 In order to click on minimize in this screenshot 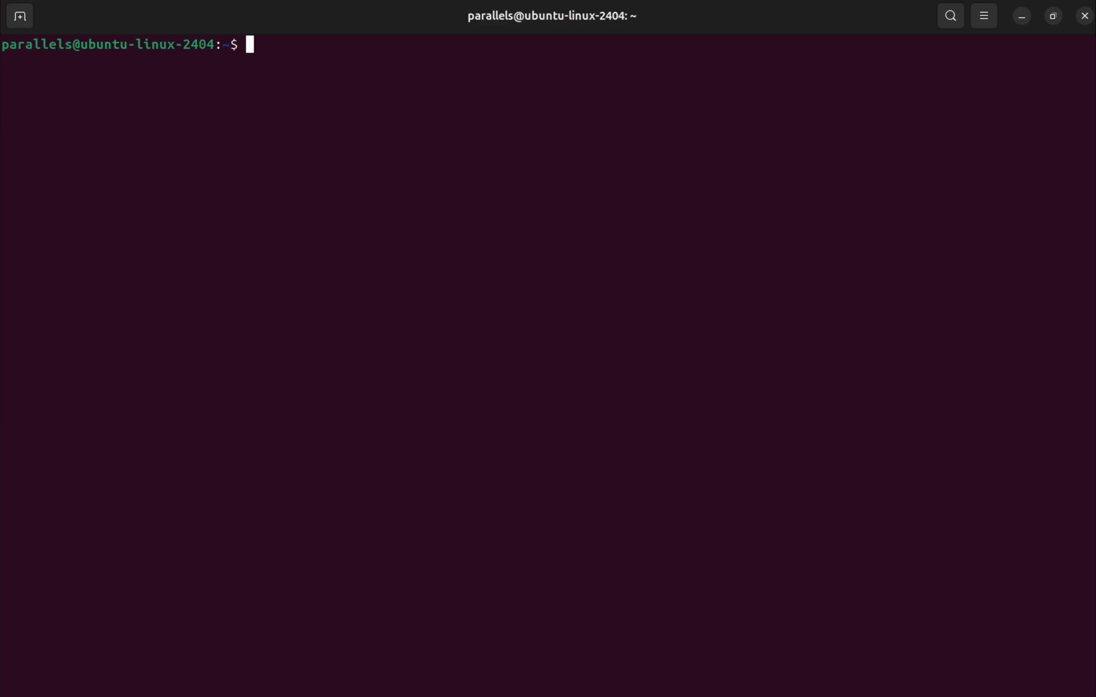, I will do `click(1021, 17)`.